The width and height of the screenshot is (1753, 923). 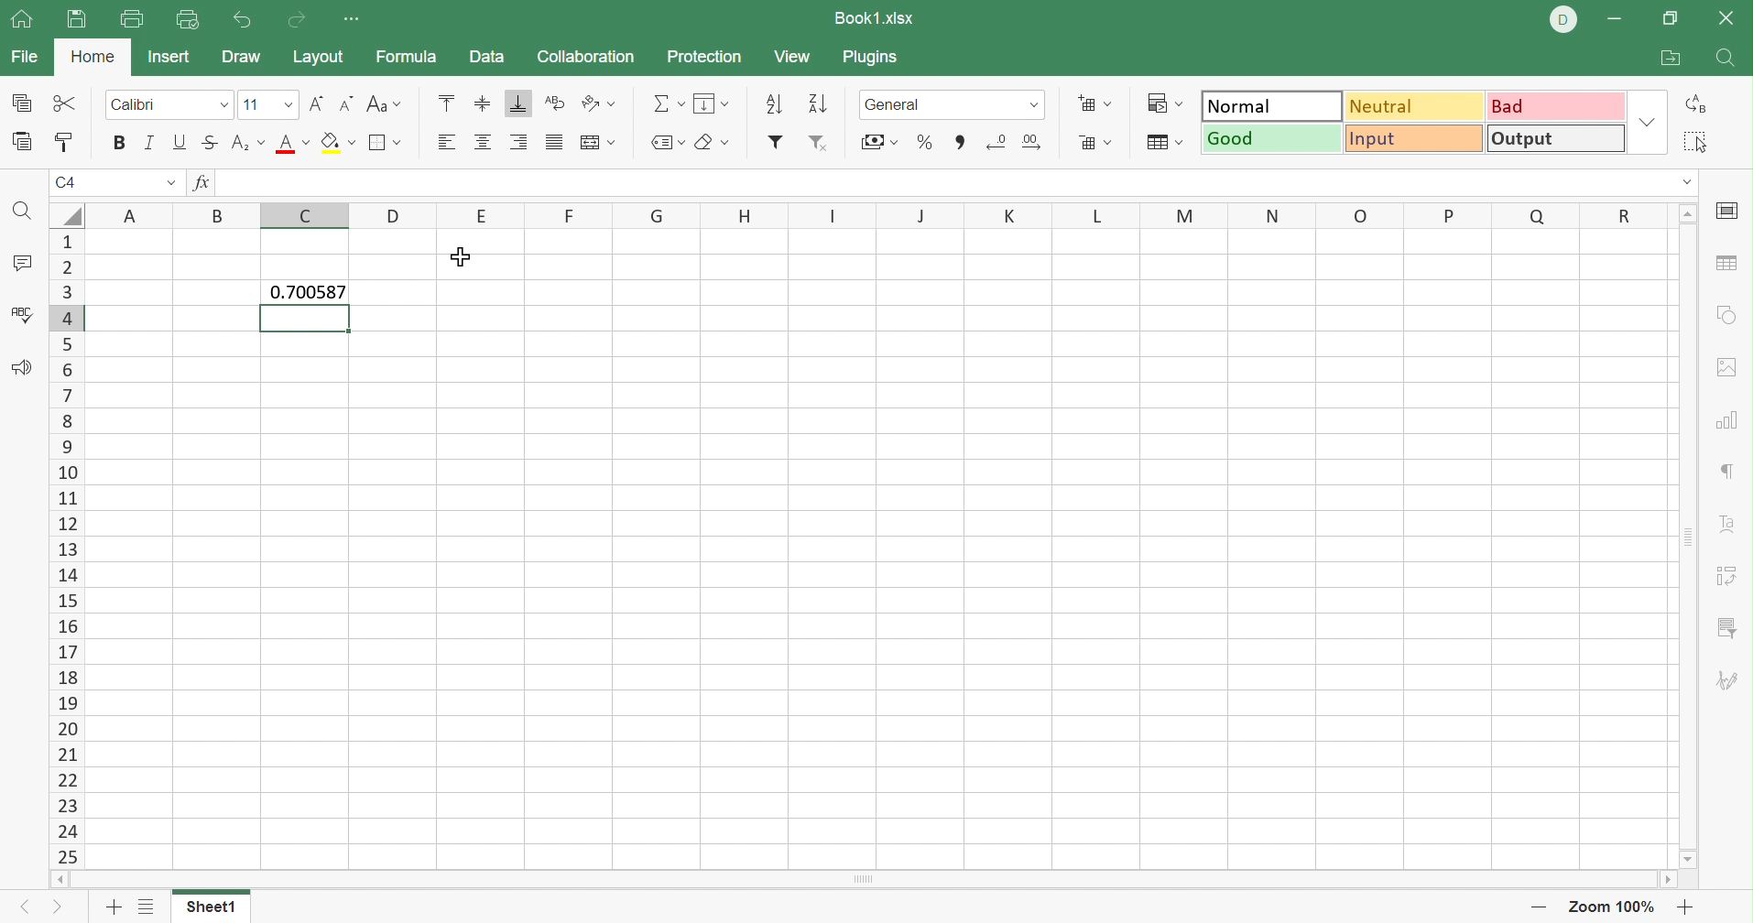 I want to click on Output, so click(x=1555, y=137).